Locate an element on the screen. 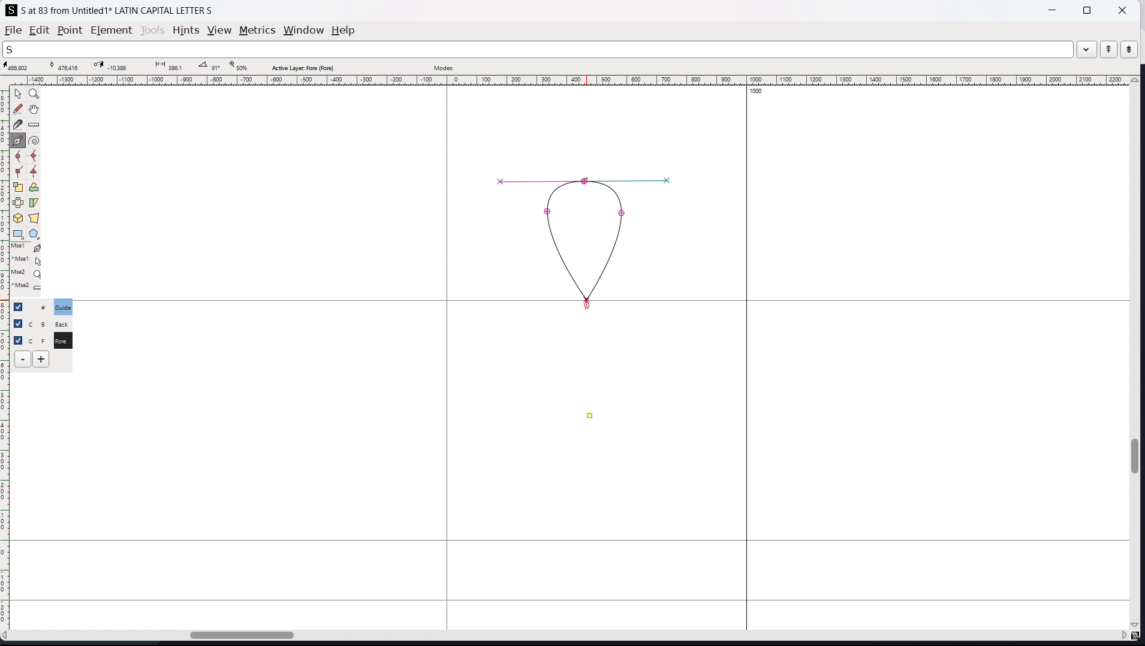  # Guide is located at coordinates (64, 307).